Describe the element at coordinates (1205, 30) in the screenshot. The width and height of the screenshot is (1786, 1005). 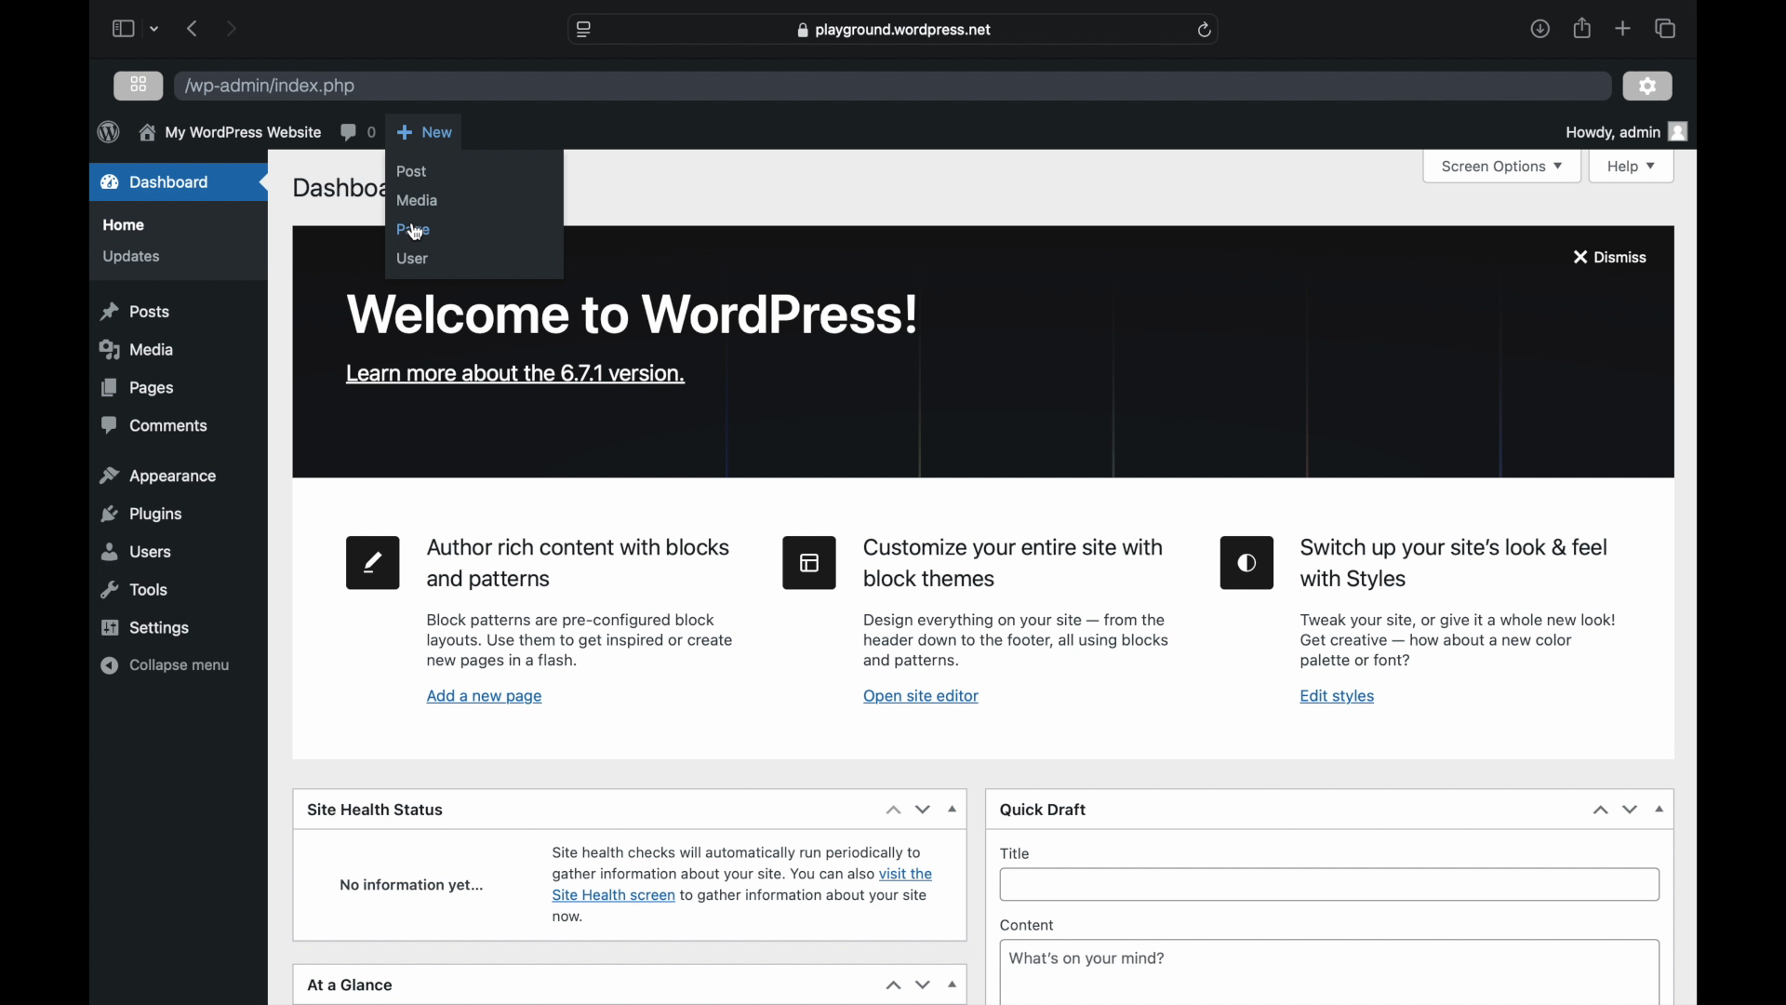
I see `refresh` at that location.